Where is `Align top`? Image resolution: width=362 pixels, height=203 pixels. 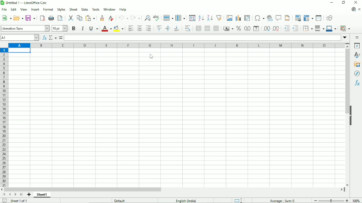
Align top is located at coordinates (159, 28).